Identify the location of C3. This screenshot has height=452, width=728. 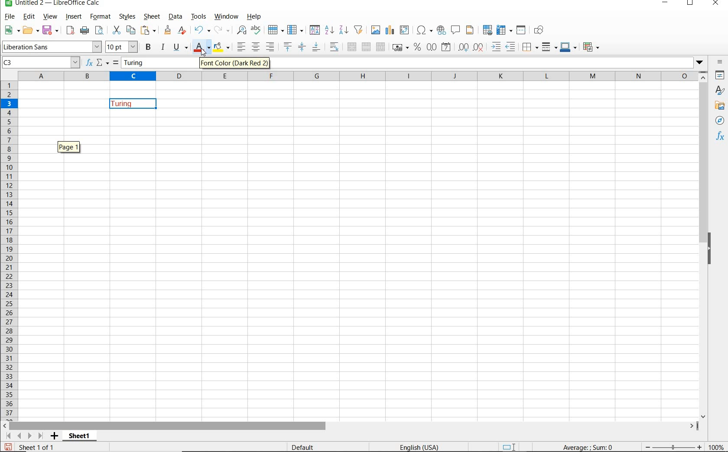
(41, 63).